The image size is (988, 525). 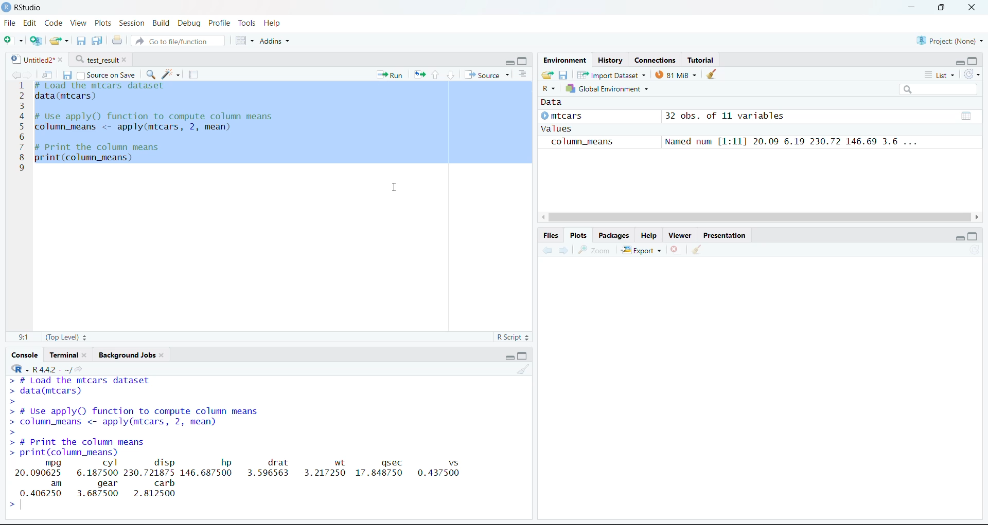 I want to click on - # Load the mtcars dataset

- data(mtcars)

- # Use apply) function to compute column means

- column_means <- apply(mtcars, 2, mean)

- # Print the column means

- print (column_means)
mpg cyl disp hp drat wt gsec vs

20.090625 6.187500 230.721875 146.687500 3.596563 3.217250 17.848750 0.437500
am gear carb

0.406250 3.687500 2.812500, so click(x=243, y=438).